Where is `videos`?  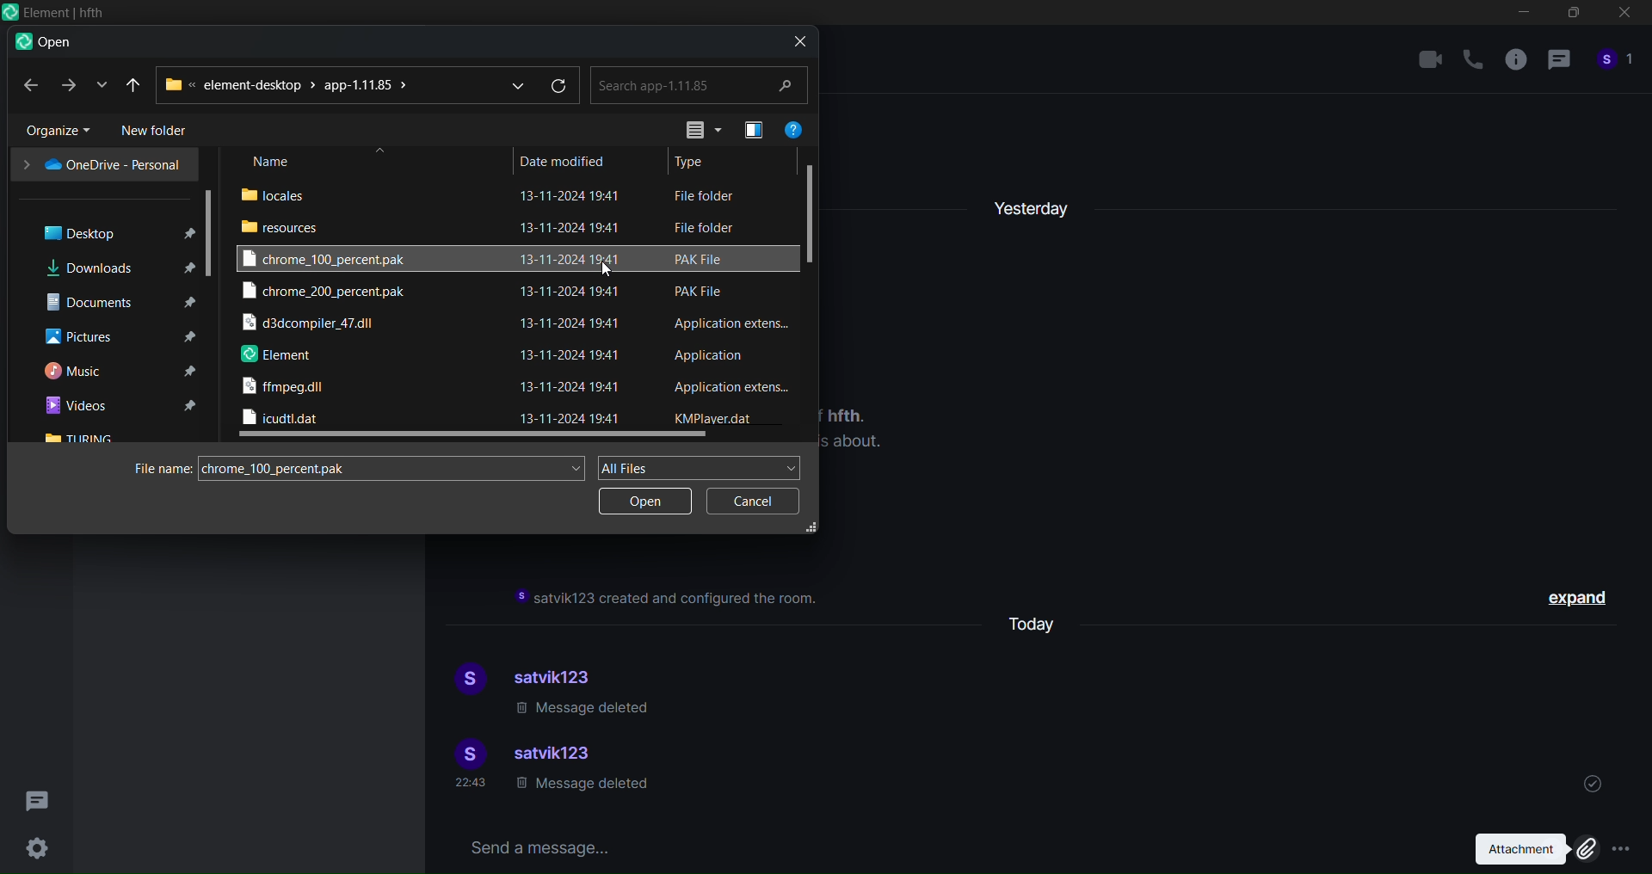 videos is located at coordinates (120, 403).